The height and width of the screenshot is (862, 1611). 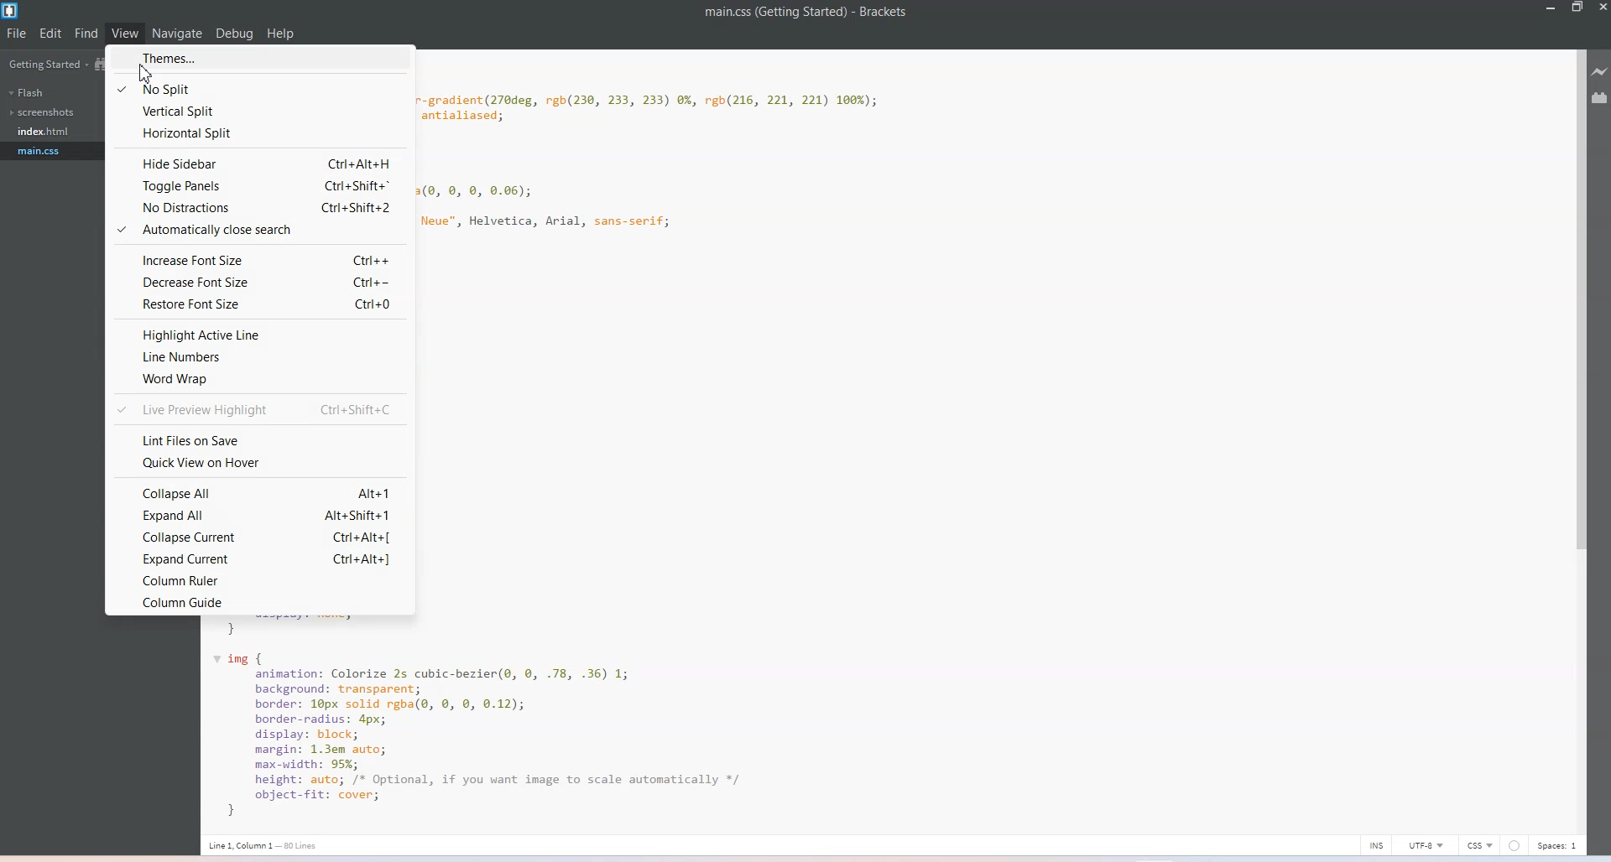 I want to click on No distractions, so click(x=260, y=209).